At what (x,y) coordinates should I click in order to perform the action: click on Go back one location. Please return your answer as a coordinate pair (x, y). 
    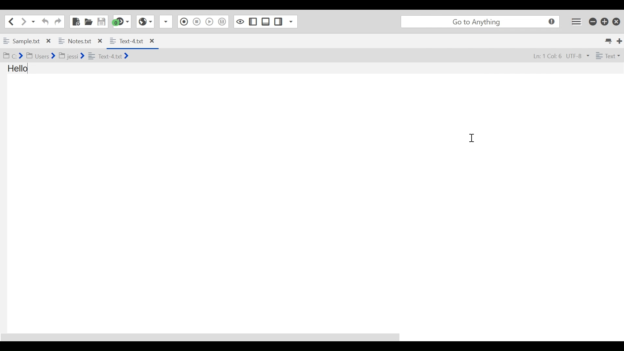
    Looking at the image, I should click on (12, 21).